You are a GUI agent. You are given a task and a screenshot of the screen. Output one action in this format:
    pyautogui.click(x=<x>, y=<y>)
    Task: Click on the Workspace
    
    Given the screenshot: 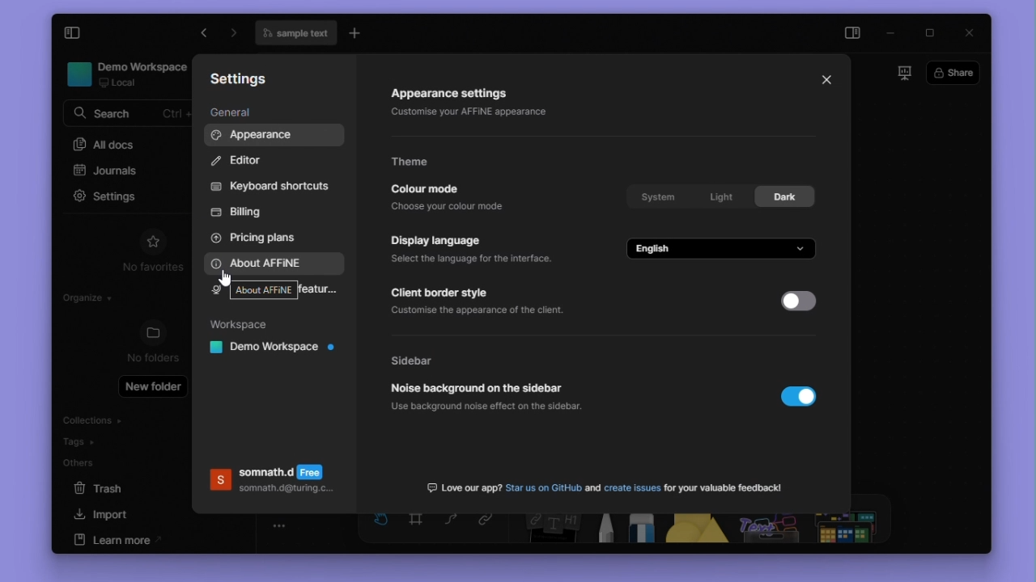 What is the action you would take?
    pyautogui.click(x=244, y=325)
    